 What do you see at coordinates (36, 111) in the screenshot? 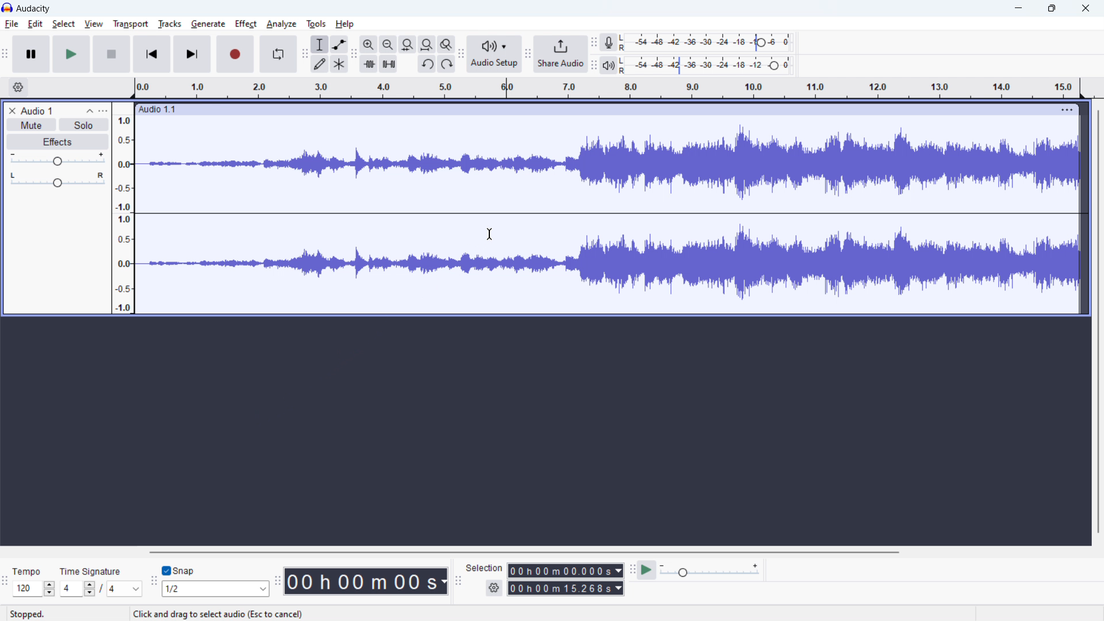
I see `project title` at bounding box center [36, 111].